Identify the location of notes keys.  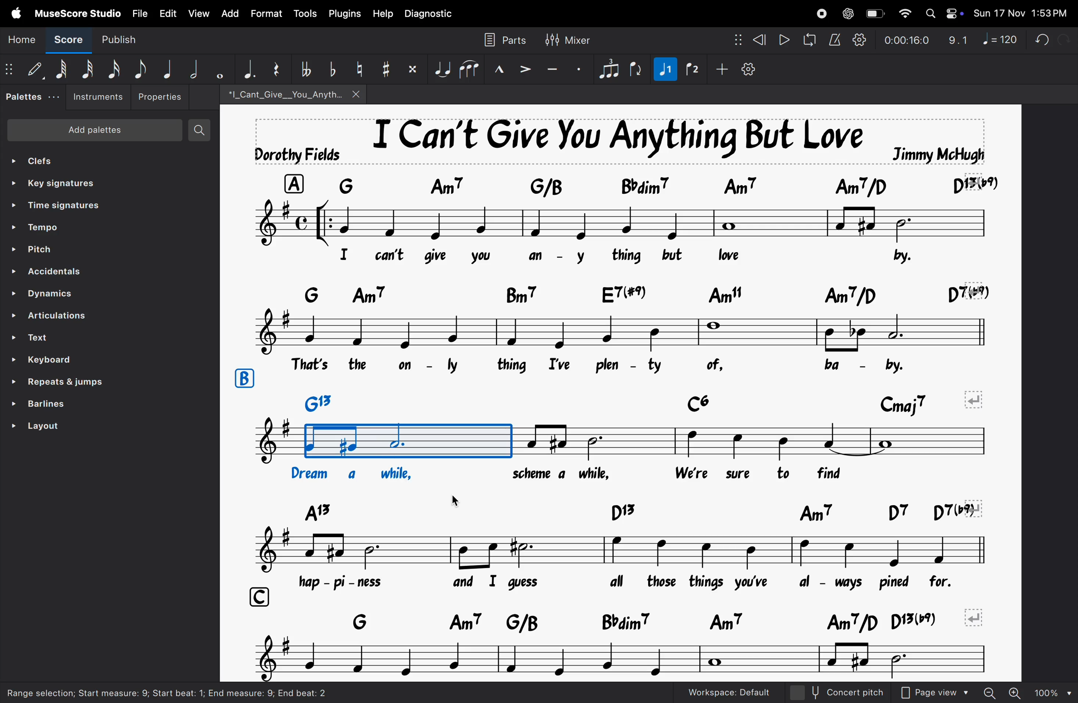
(633, 620).